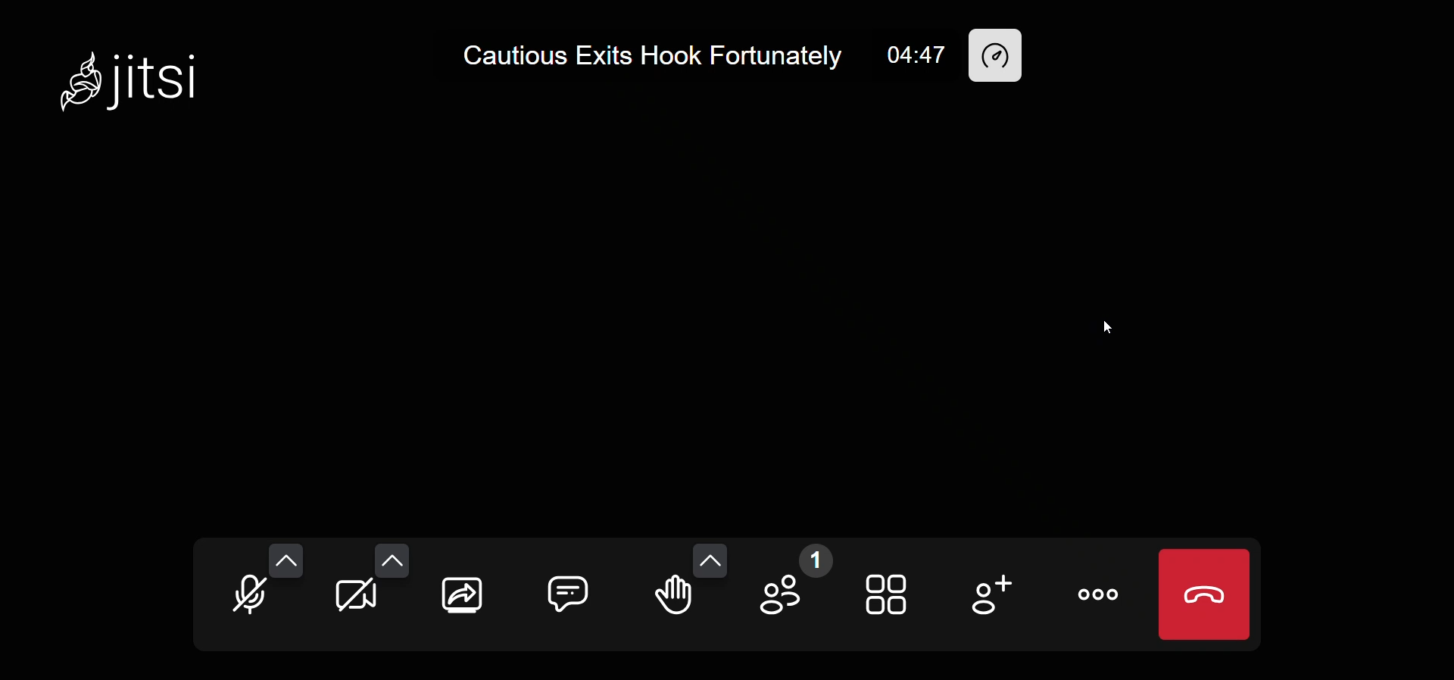 This screenshot has height=680, width=1454. What do you see at coordinates (672, 600) in the screenshot?
I see `raise hand` at bounding box center [672, 600].